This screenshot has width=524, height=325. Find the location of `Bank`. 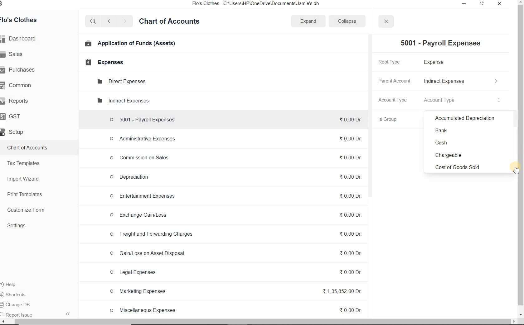

Bank is located at coordinates (465, 130).